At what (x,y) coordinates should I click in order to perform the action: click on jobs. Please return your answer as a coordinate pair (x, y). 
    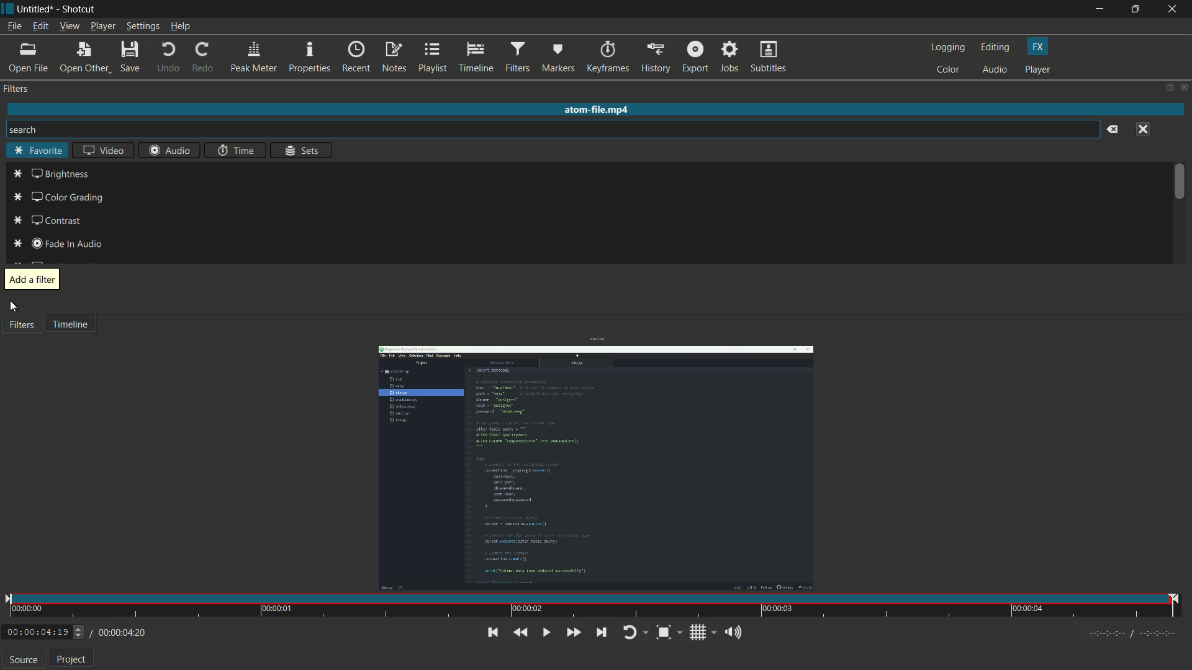
    Looking at the image, I should click on (727, 58).